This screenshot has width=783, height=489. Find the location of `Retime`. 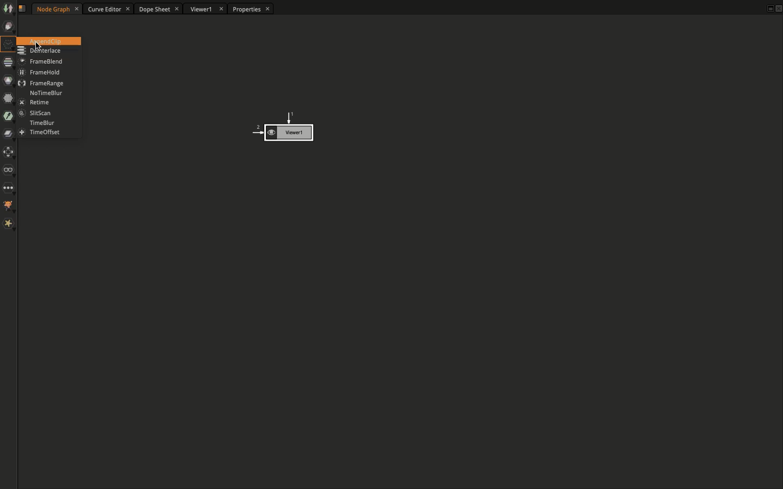

Retime is located at coordinates (34, 102).